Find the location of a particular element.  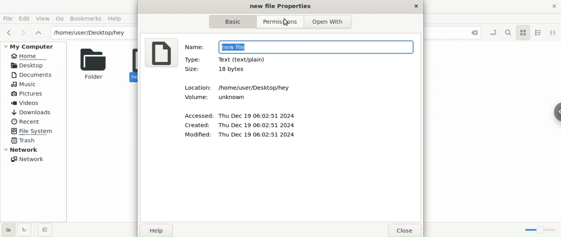

Pictures is located at coordinates (27, 94).